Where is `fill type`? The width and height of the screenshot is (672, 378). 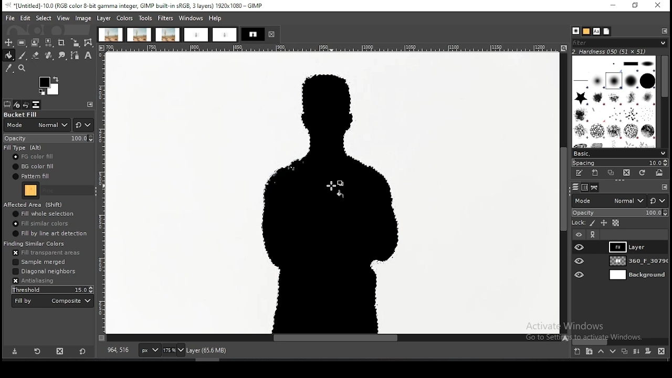 fill type is located at coordinates (24, 148).